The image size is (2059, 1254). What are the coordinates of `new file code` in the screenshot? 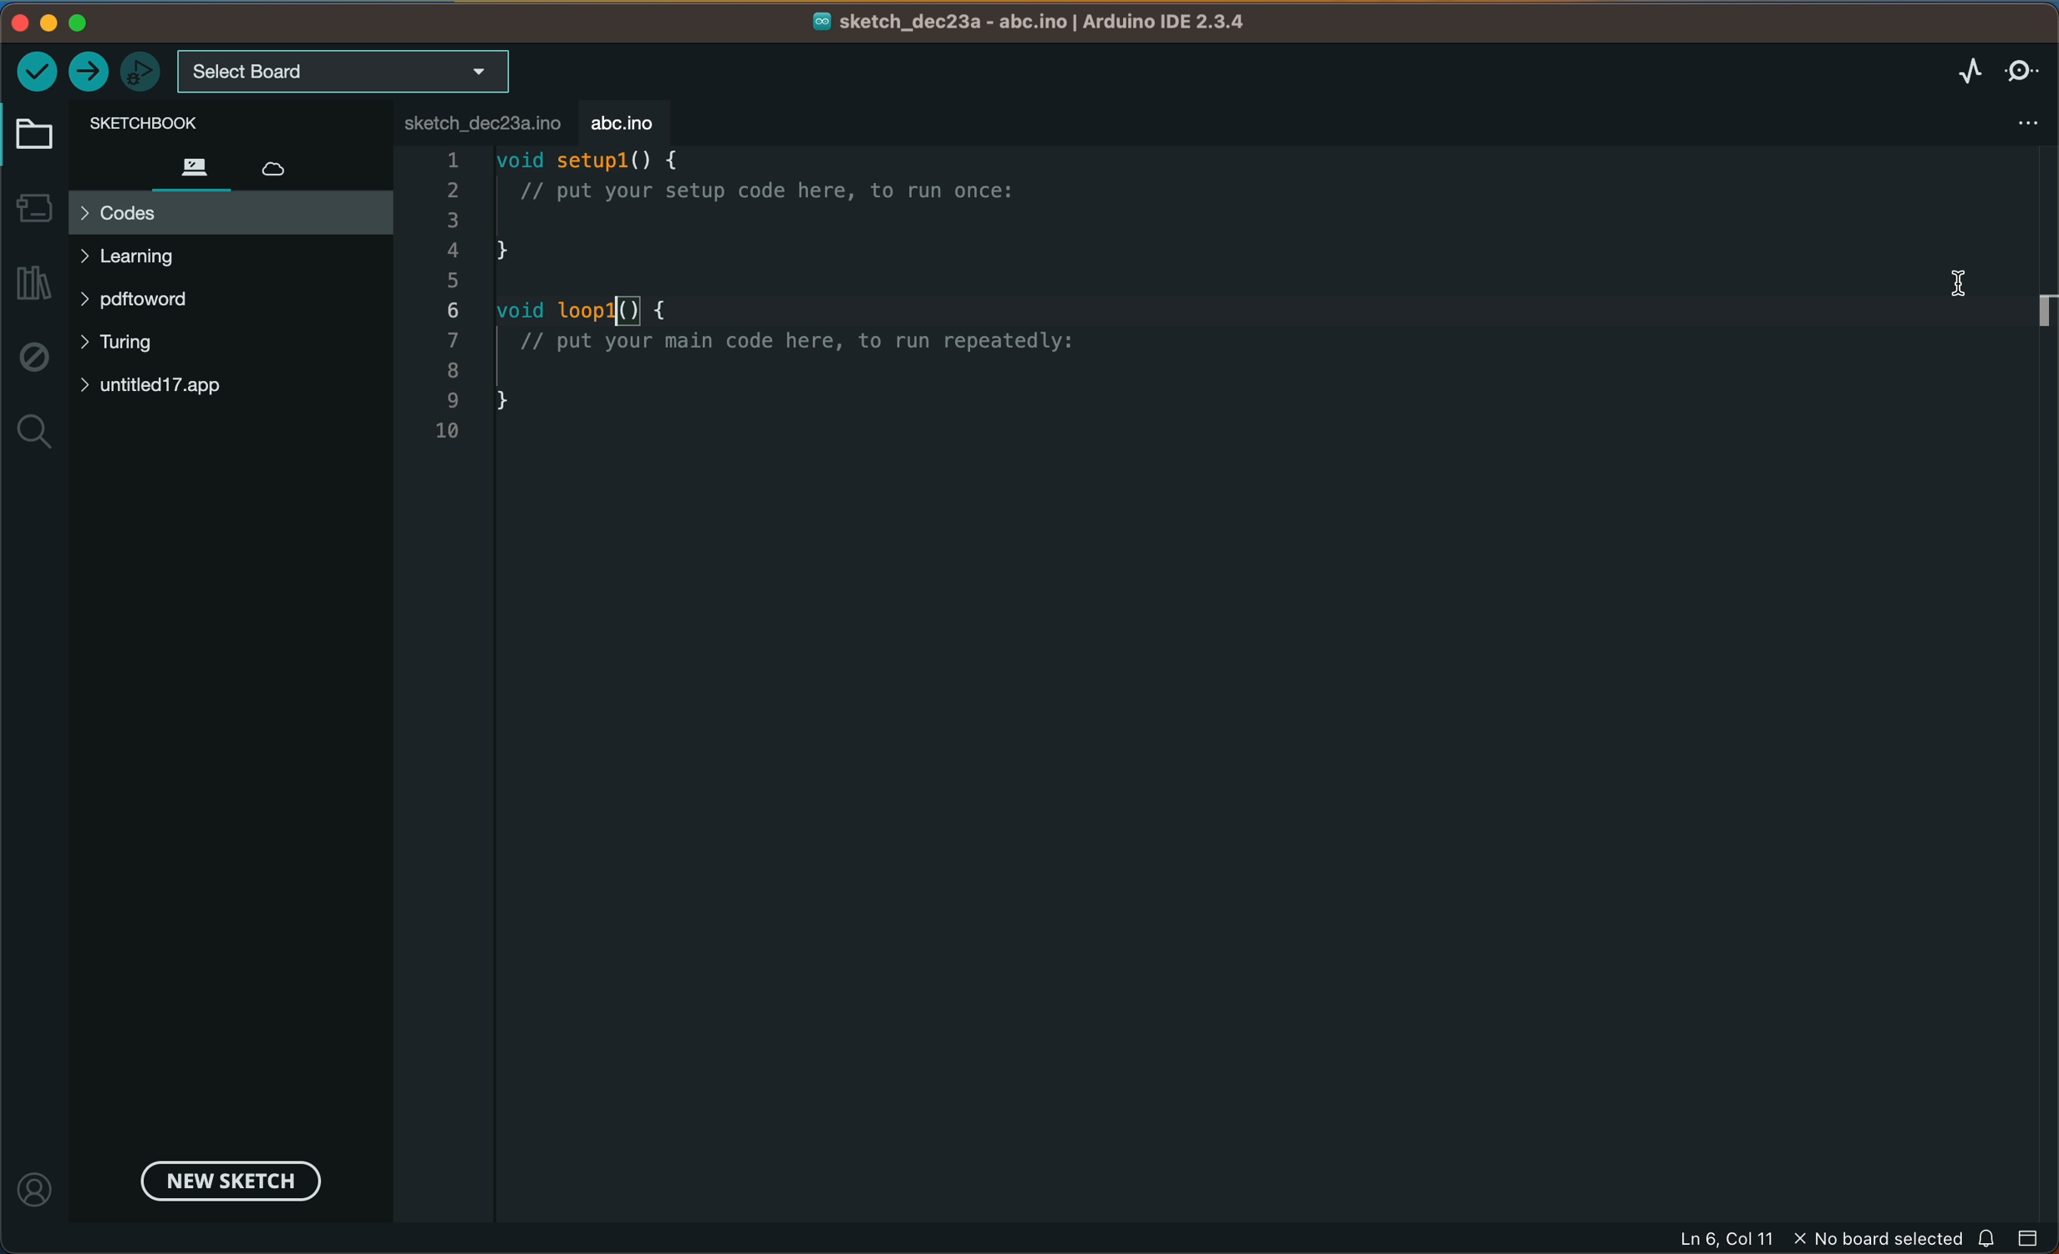 It's located at (772, 302).